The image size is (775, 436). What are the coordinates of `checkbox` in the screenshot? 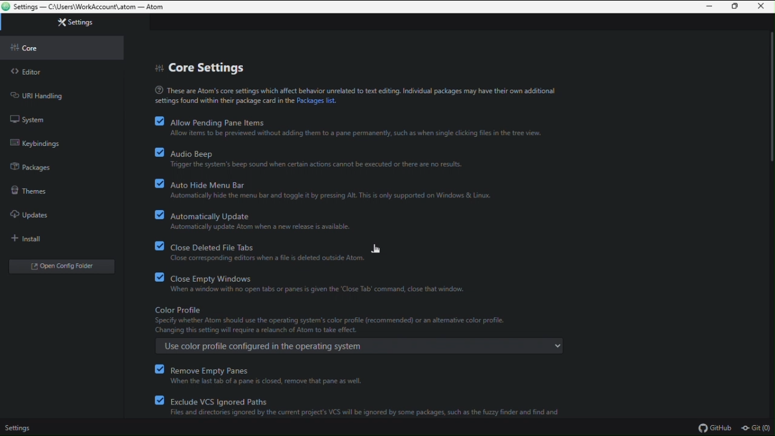 It's located at (158, 277).